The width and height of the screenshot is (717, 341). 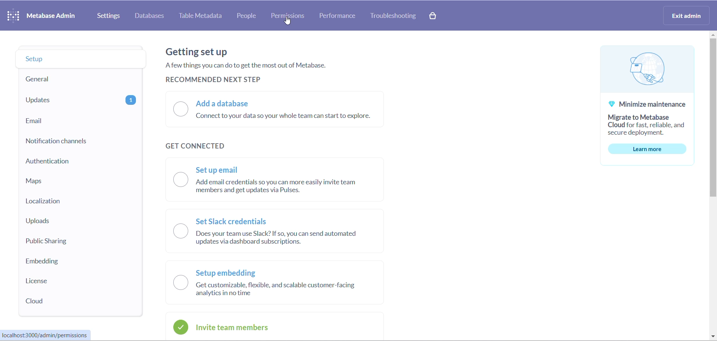 What do you see at coordinates (282, 110) in the screenshot?
I see `add a database radio button` at bounding box center [282, 110].